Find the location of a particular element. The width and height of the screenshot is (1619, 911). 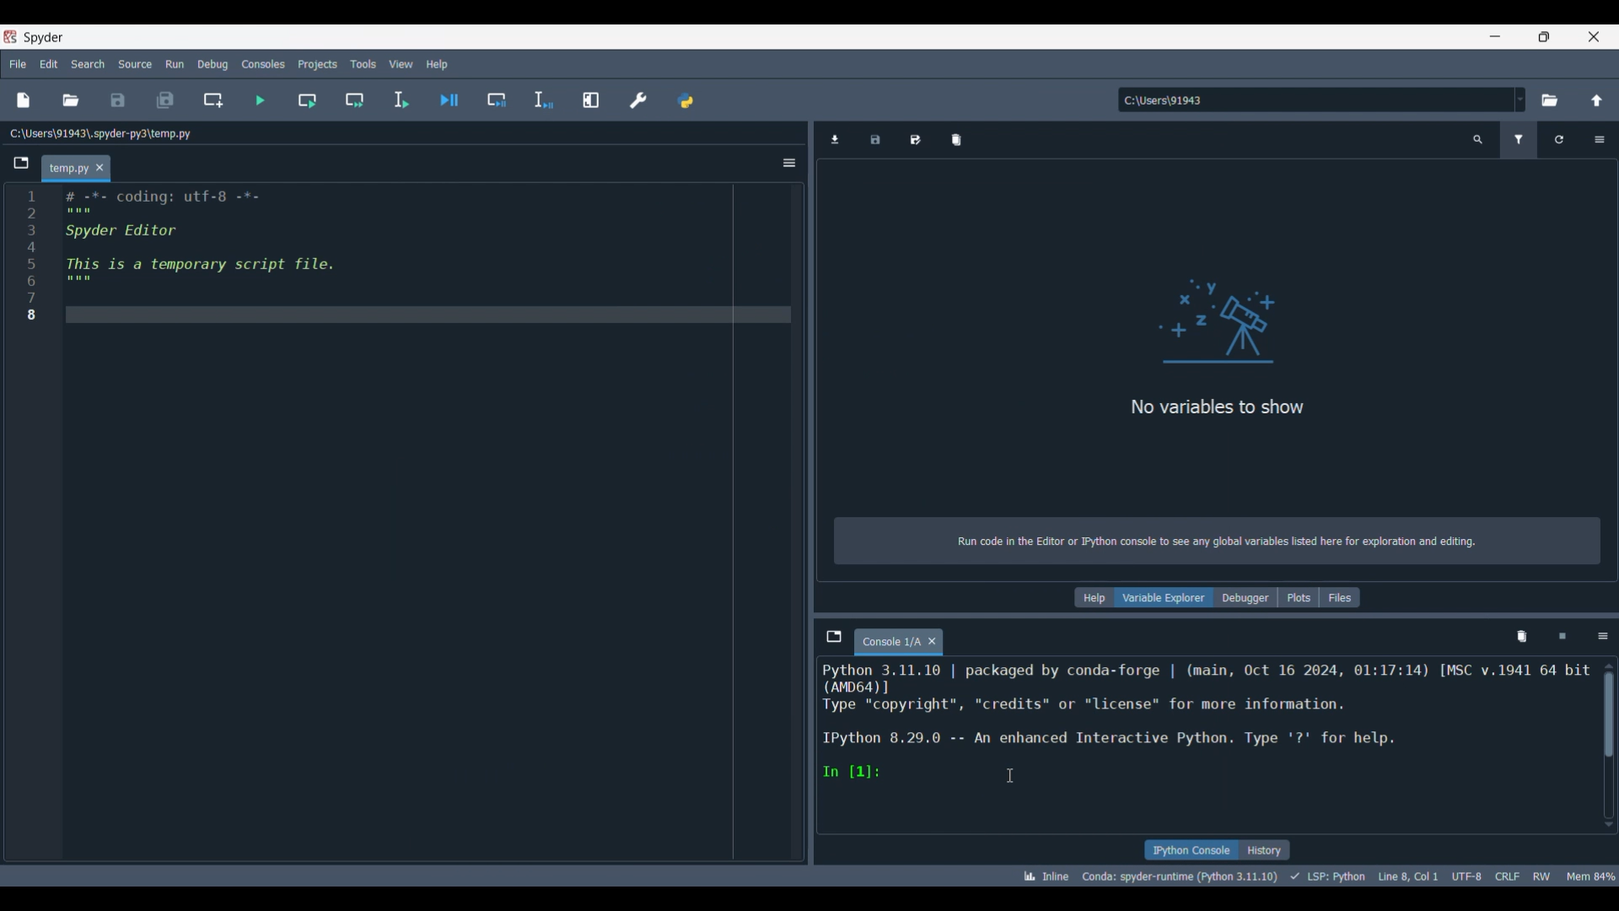

Search variable names and types is located at coordinates (1477, 140).